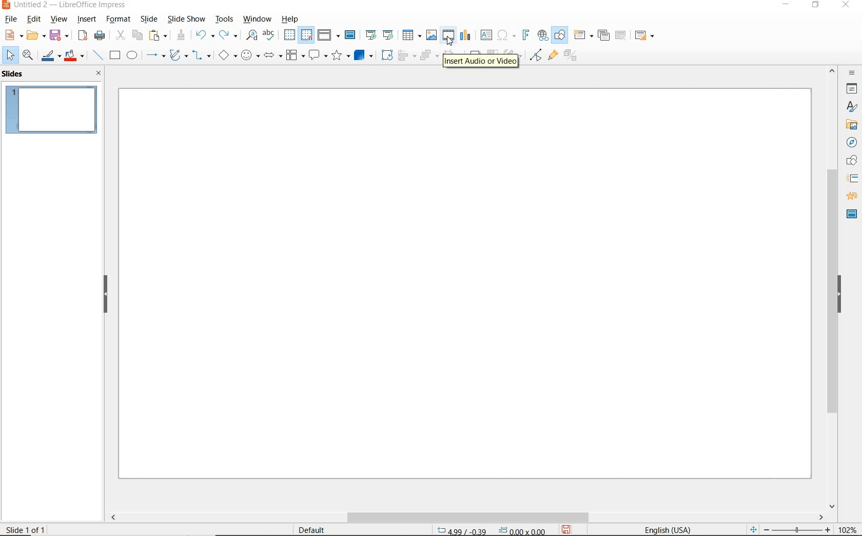 The width and height of the screenshot is (862, 536). What do you see at coordinates (11, 35) in the screenshot?
I see `NEW` at bounding box center [11, 35].